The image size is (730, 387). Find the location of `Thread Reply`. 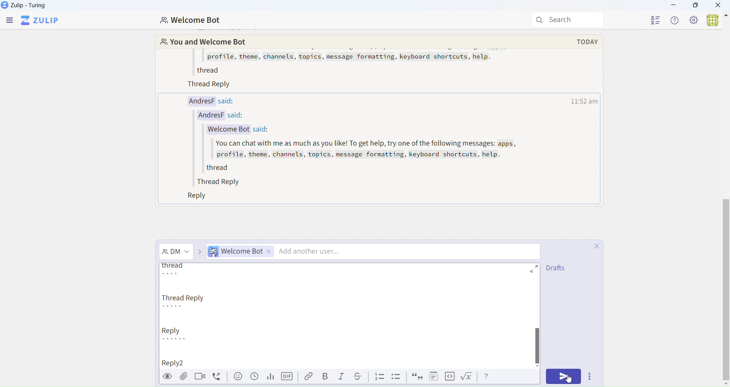

Thread Reply is located at coordinates (213, 86).